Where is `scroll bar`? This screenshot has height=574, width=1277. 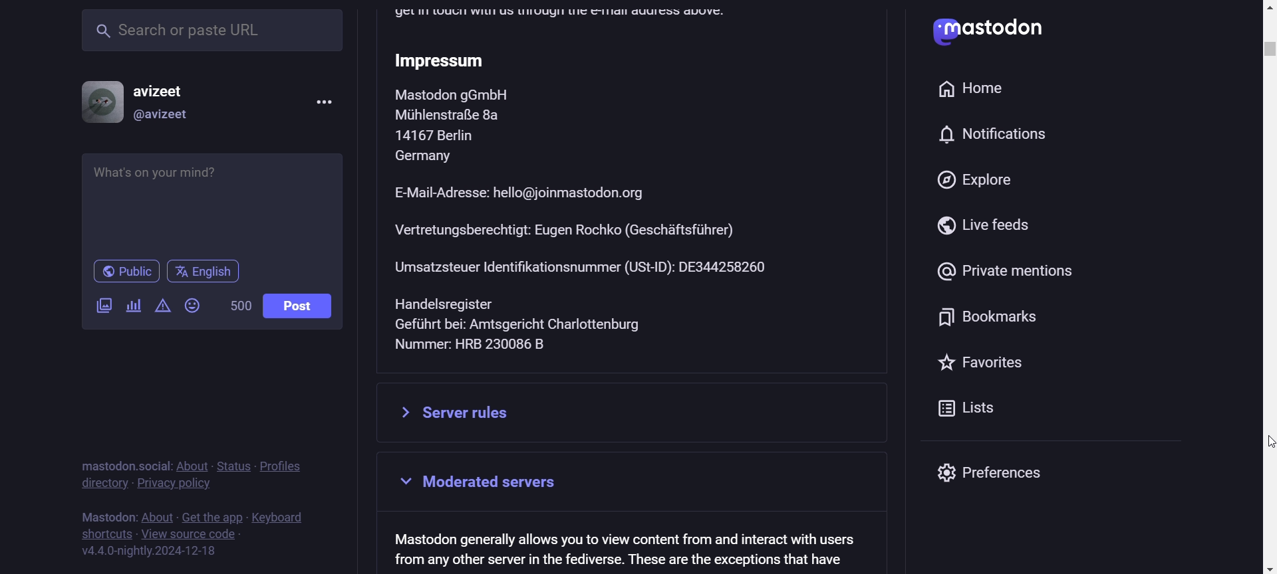 scroll bar is located at coordinates (1264, 345).